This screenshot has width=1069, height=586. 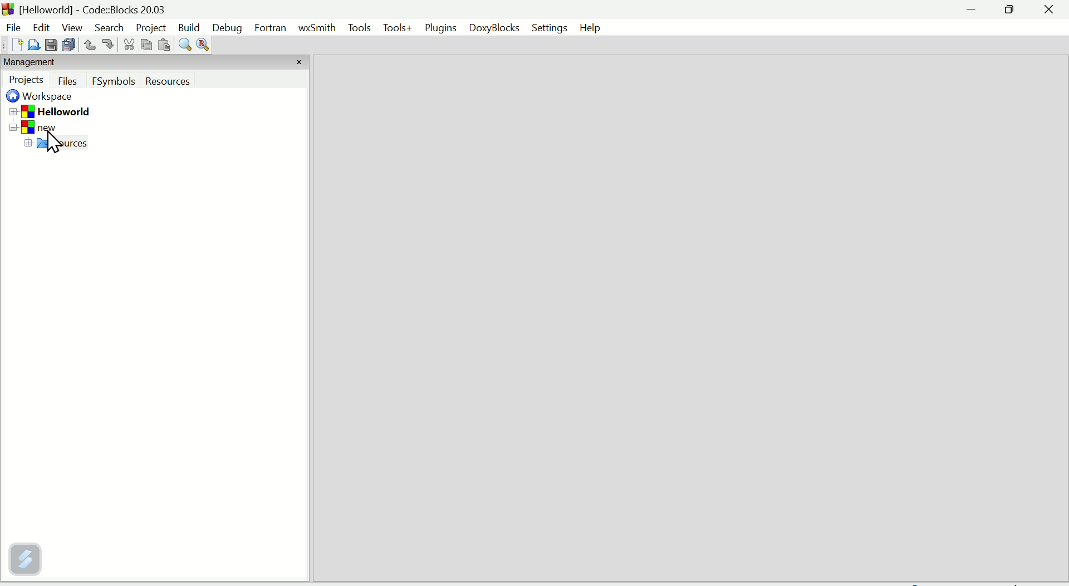 I want to click on Save, so click(x=52, y=45).